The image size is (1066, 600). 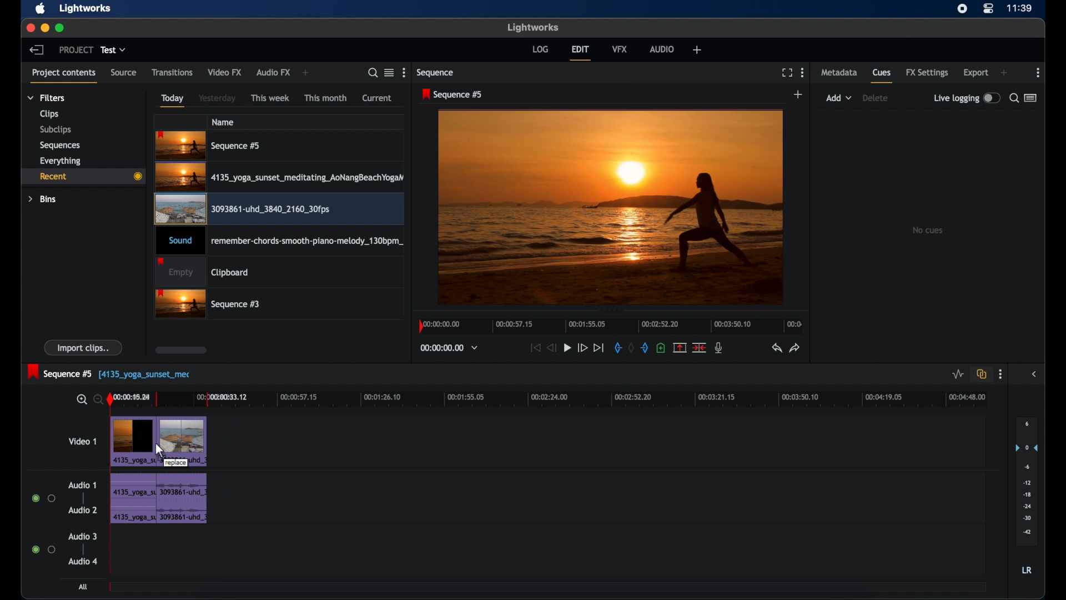 I want to click on set audio output levels, so click(x=1026, y=481).